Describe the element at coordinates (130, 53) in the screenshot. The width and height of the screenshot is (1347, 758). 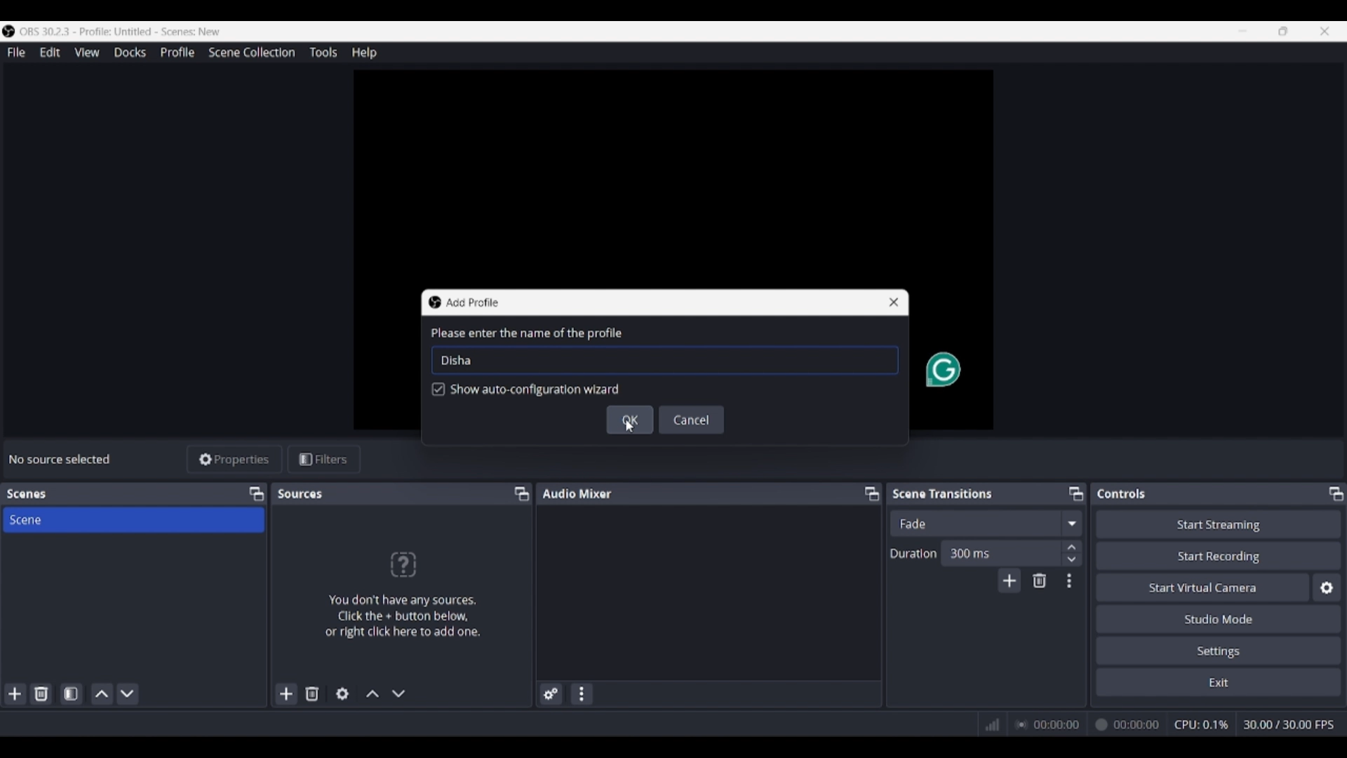
I see `Docks menu` at that location.